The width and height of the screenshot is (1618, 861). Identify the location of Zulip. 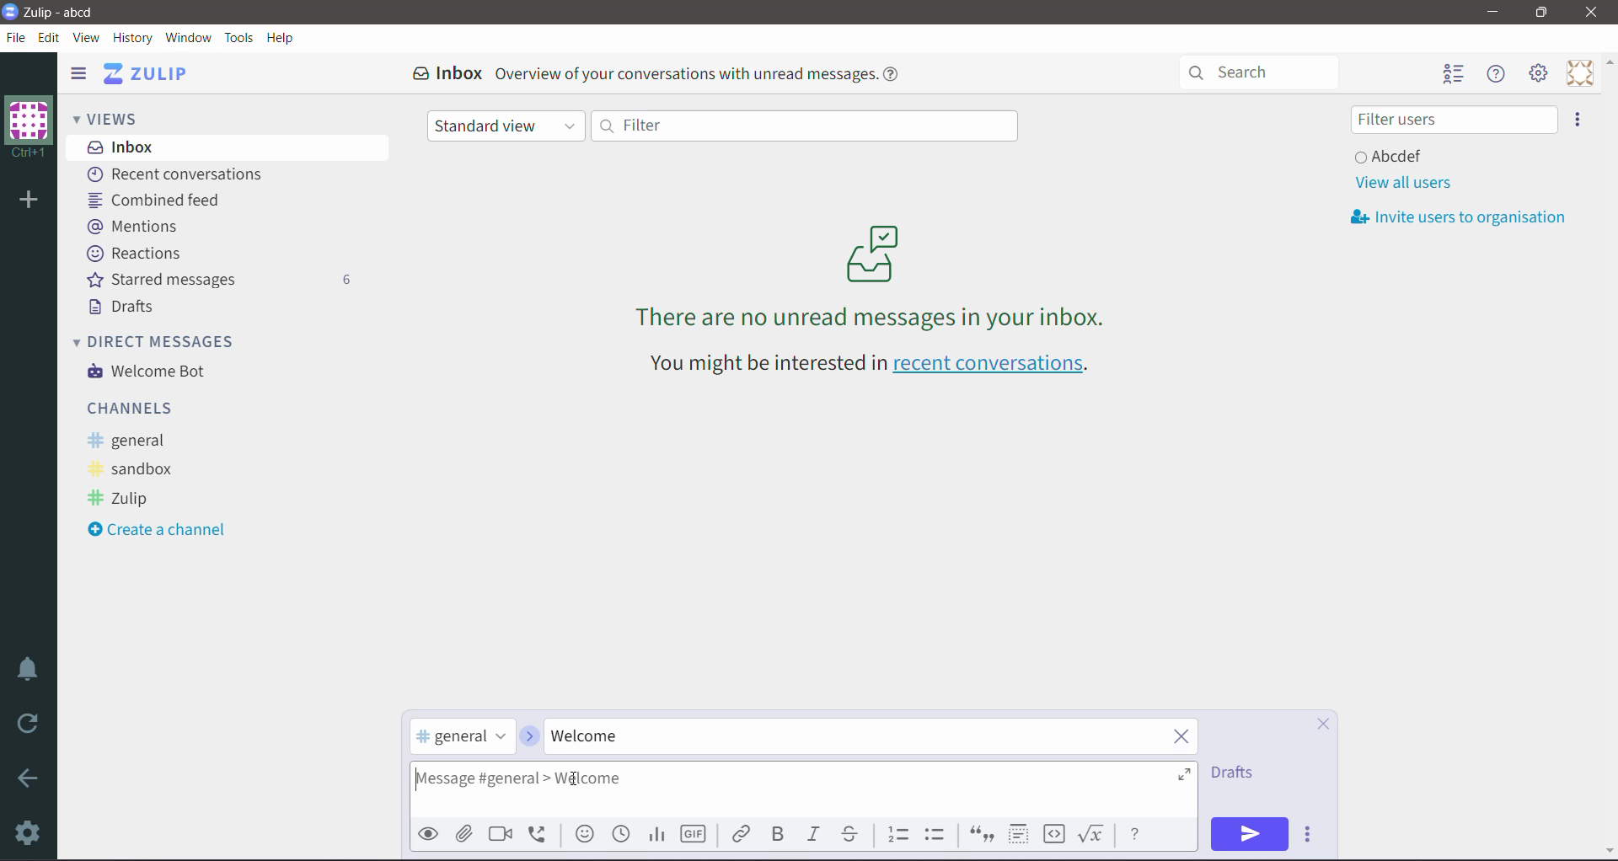
(123, 500).